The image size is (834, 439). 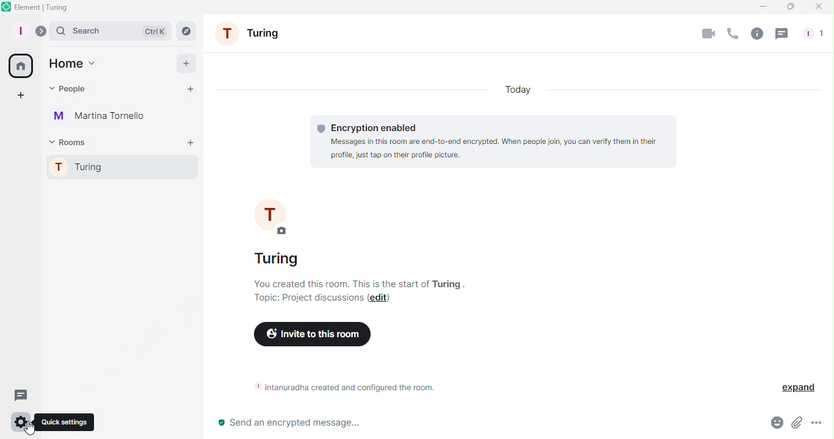 I want to click on turing, so click(x=449, y=284).